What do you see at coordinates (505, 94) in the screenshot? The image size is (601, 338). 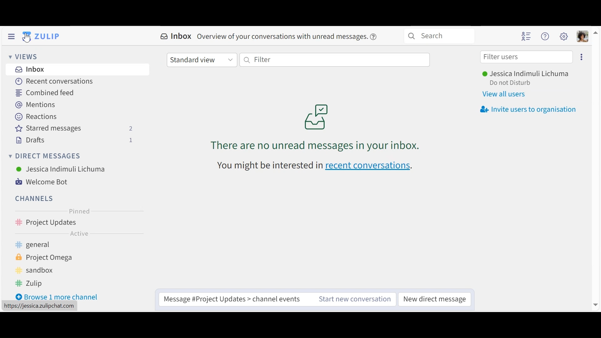 I see `View all users` at bounding box center [505, 94].